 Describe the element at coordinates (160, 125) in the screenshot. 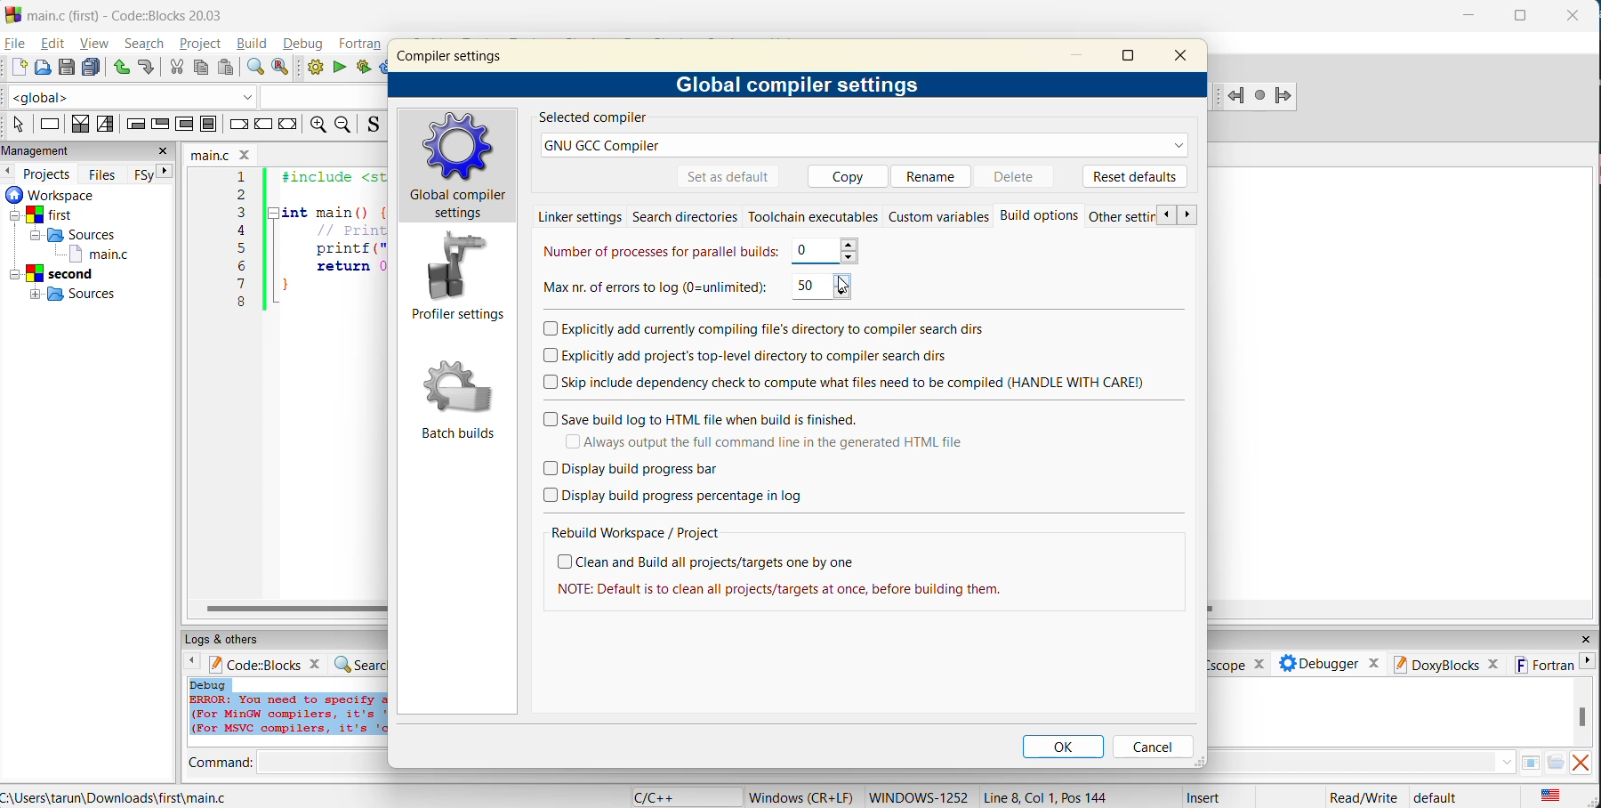

I see `exit condition loop` at that location.